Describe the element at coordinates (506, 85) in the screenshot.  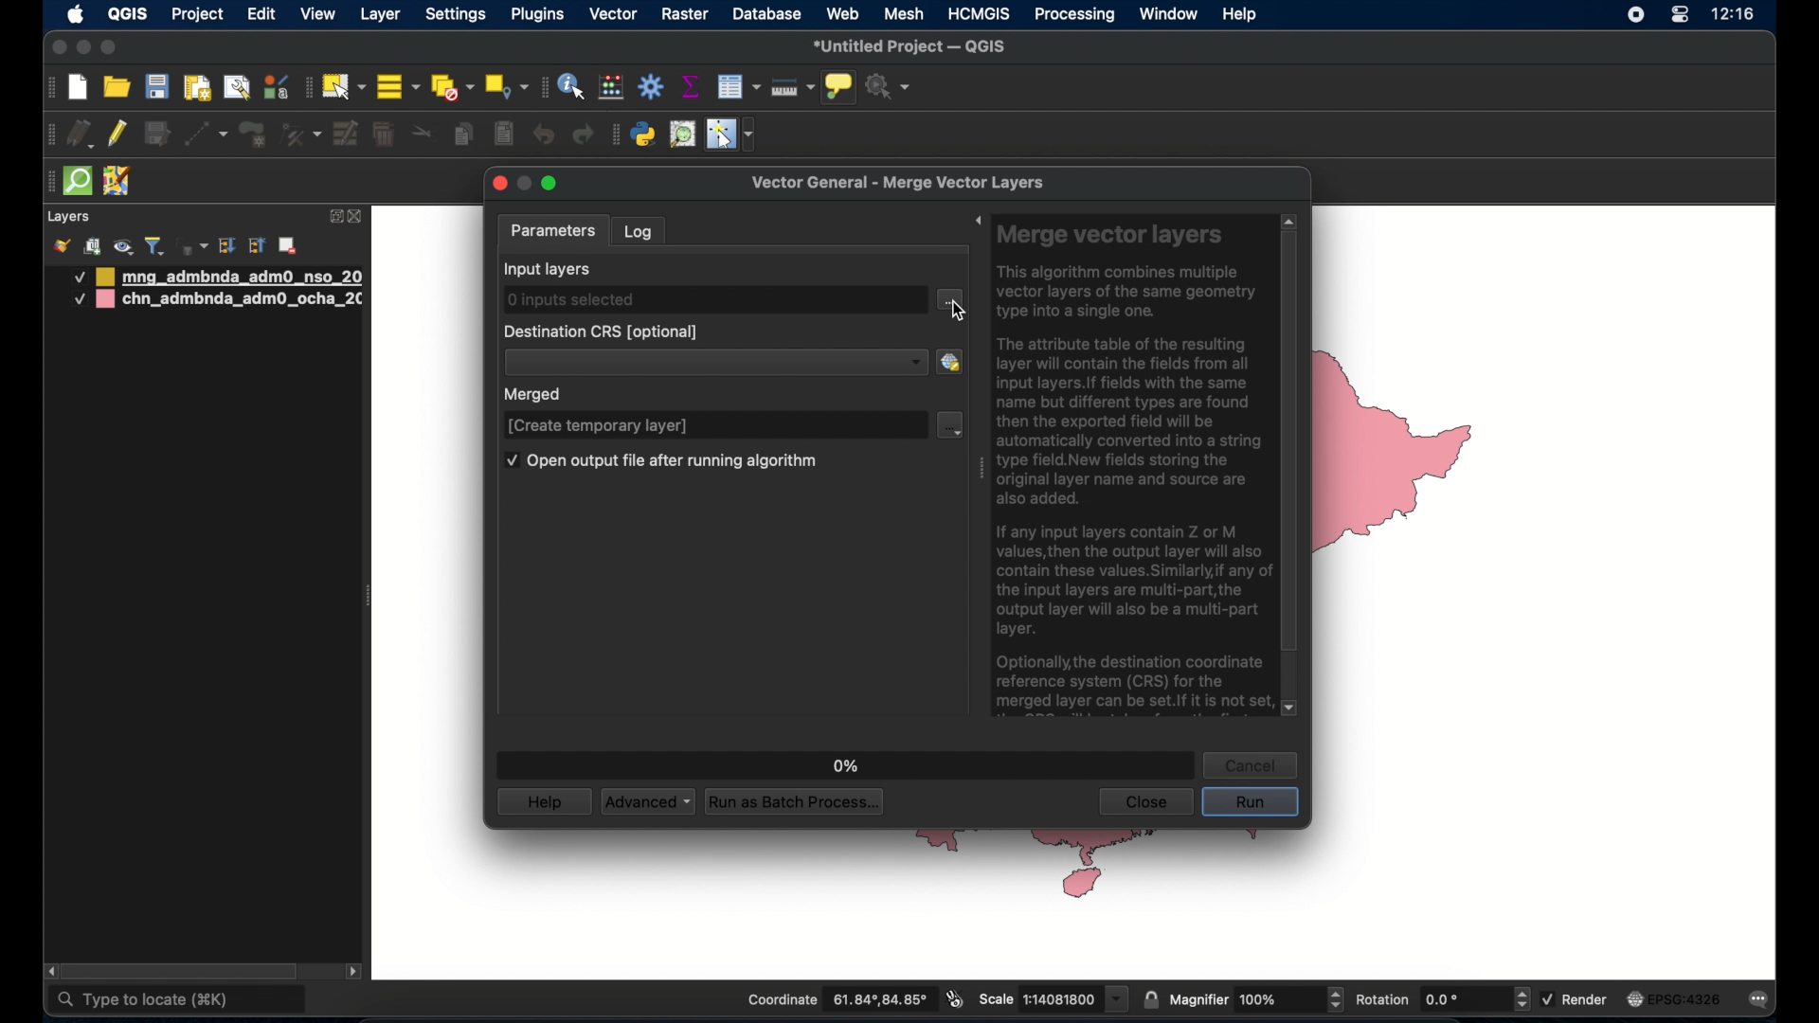
I see `select by location ` at that location.